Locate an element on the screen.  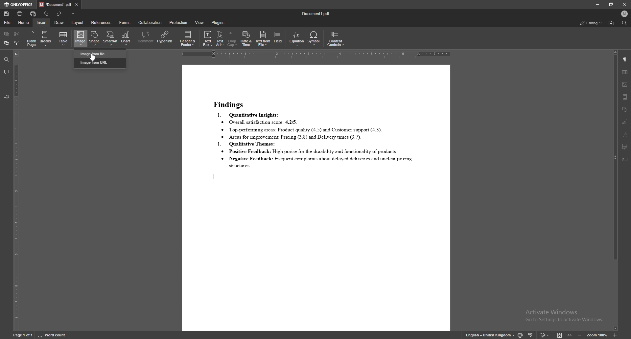
print is located at coordinates (20, 13).